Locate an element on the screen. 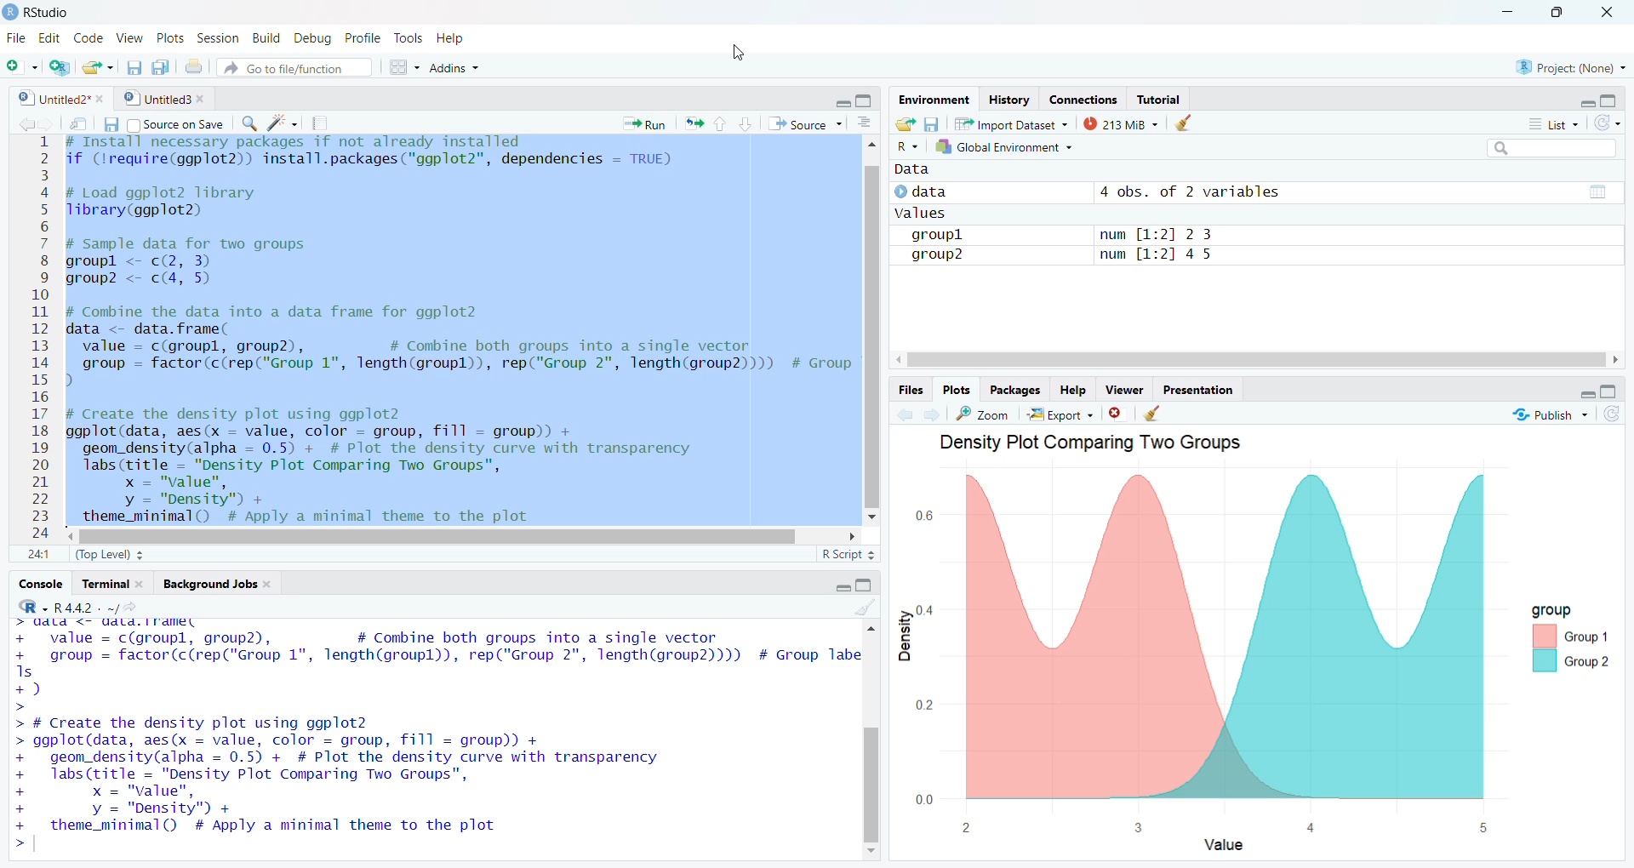 The height and width of the screenshot is (868, 1634). graph is located at coordinates (1190, 630).